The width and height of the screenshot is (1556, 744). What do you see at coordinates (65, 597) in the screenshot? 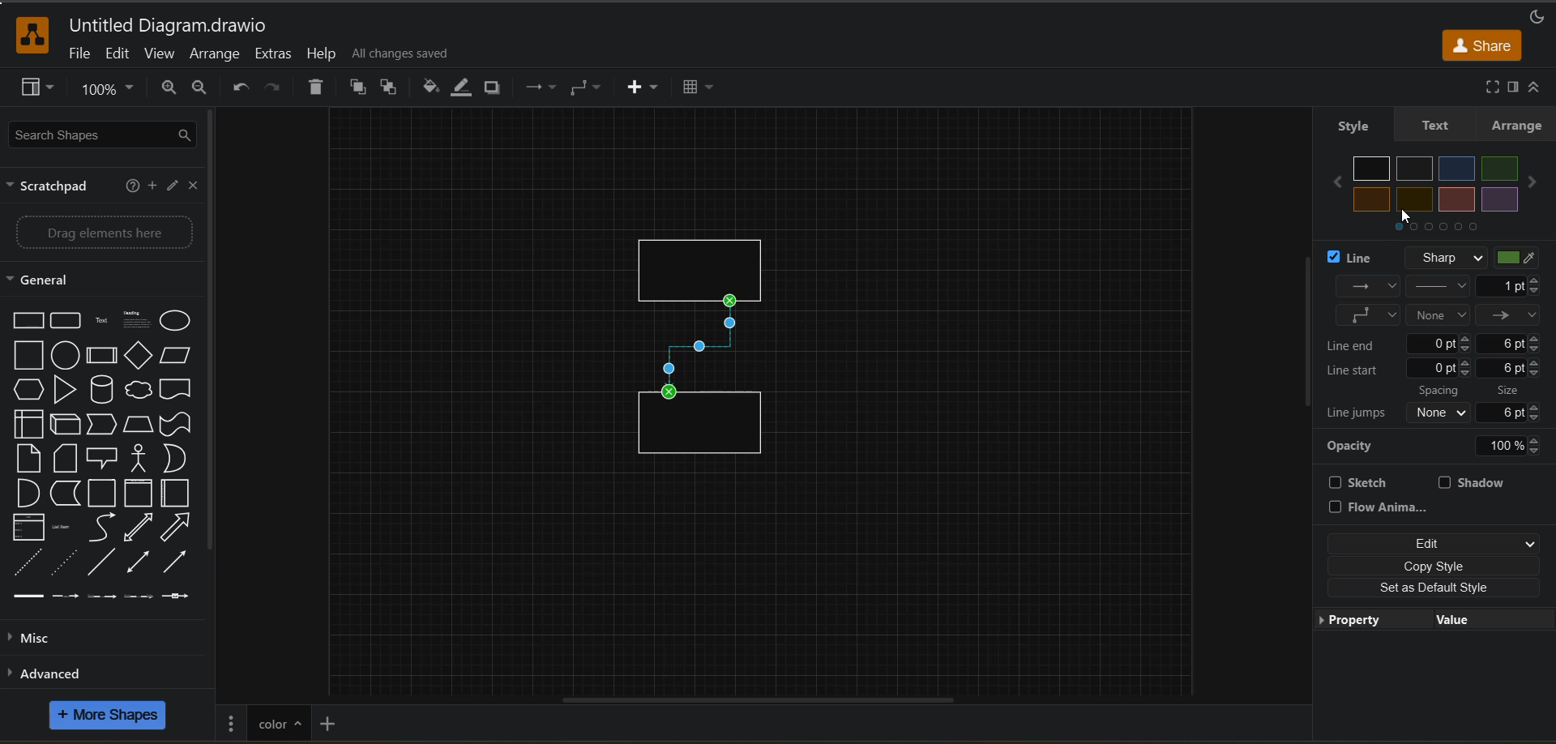
I see `Connector with label` at bounding box center [65, 597].